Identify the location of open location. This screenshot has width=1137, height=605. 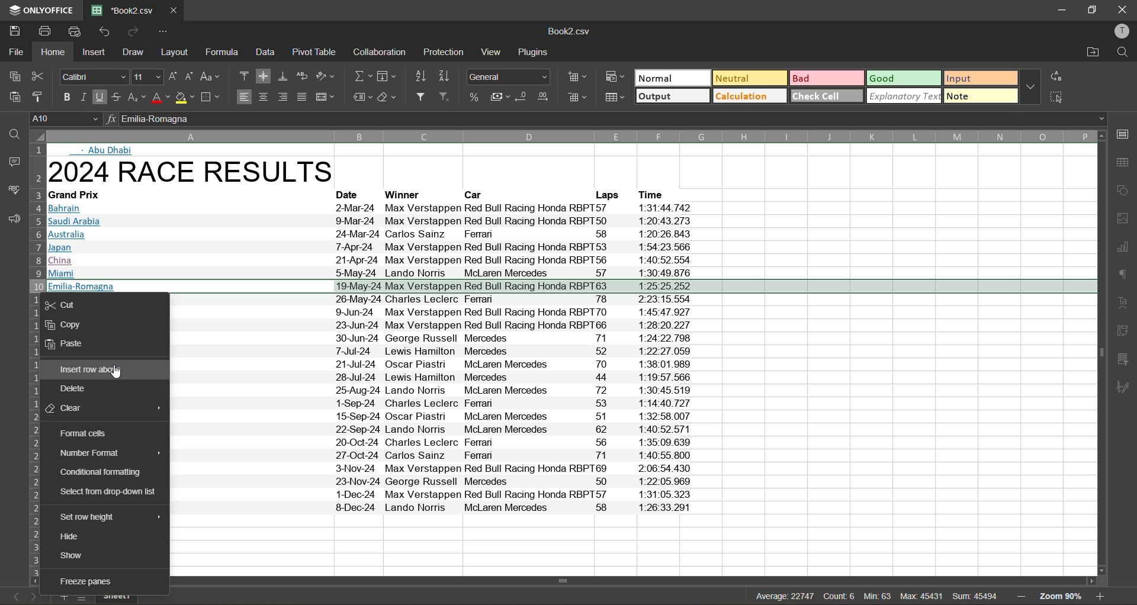
(1091, 54).